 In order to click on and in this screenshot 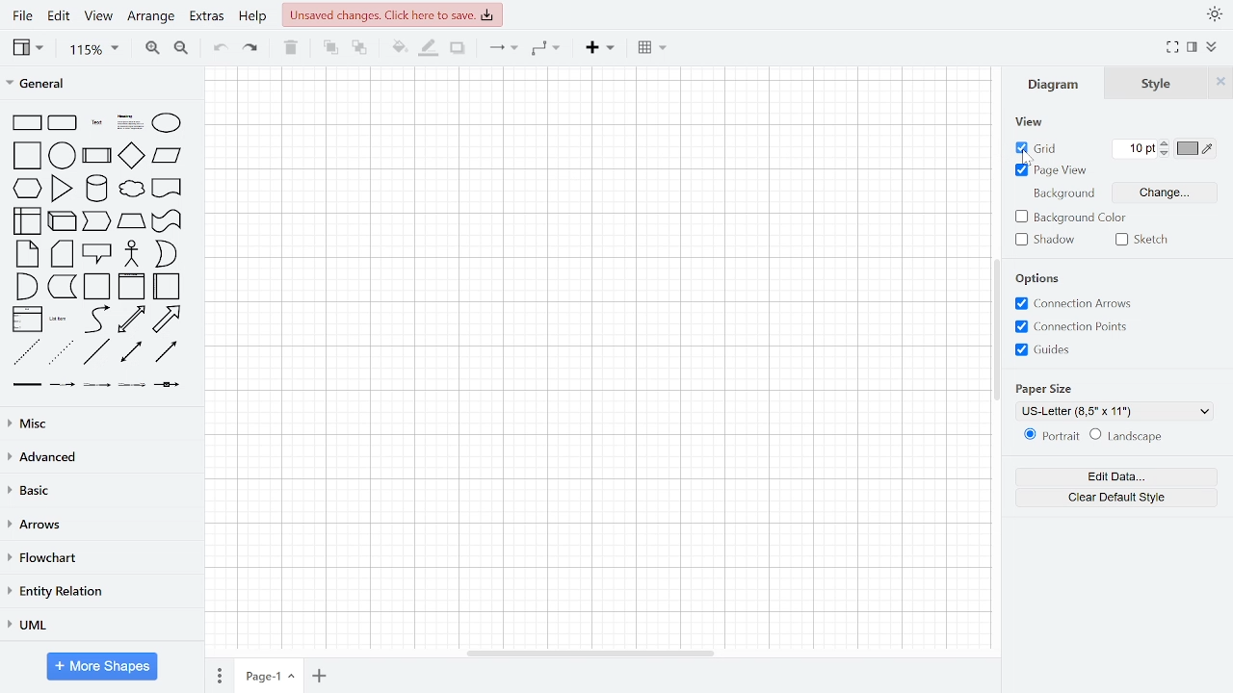, I will do `click(29, 287)`.